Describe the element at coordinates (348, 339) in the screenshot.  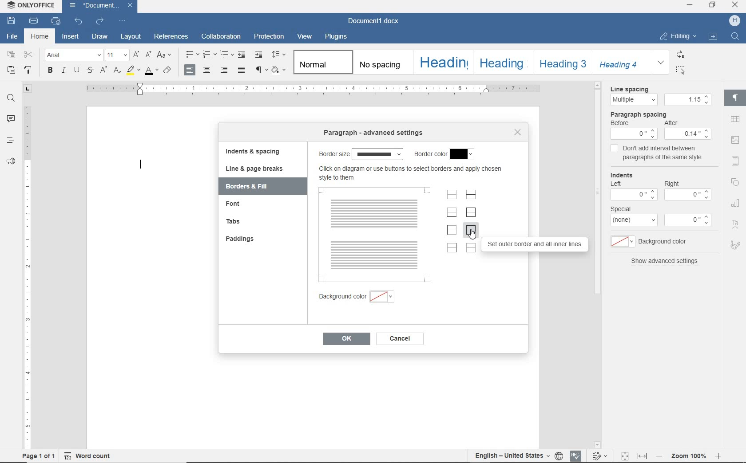
I see `ok` at that location.